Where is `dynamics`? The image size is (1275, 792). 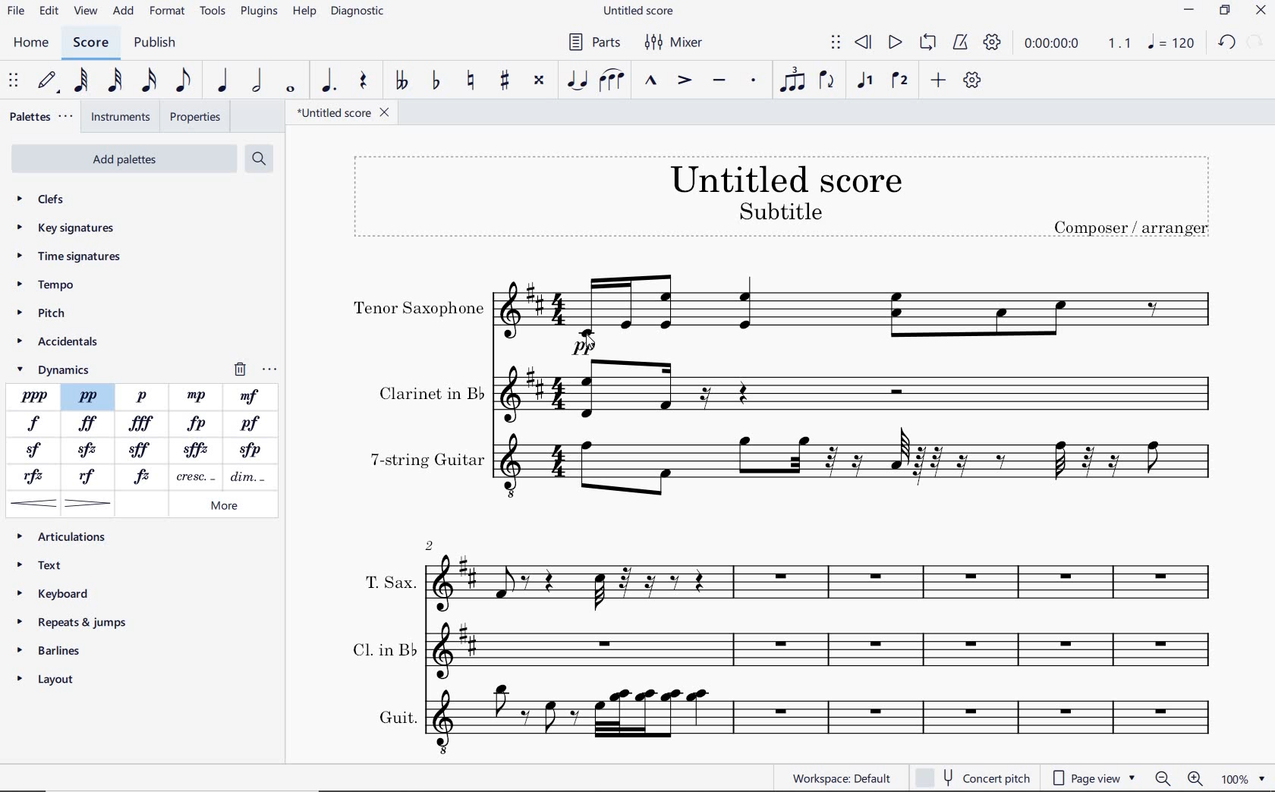
dynamics is located at coordinates (59, 369).